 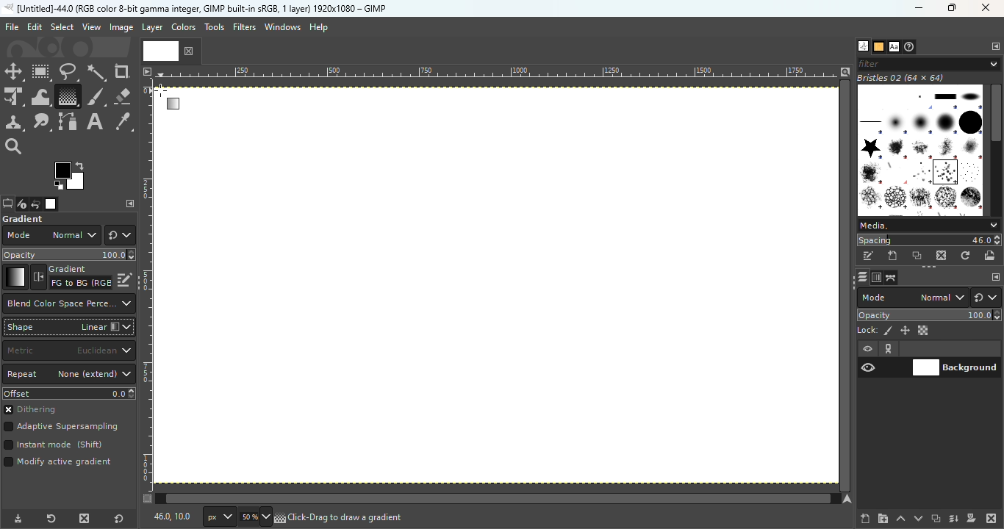 I want to click on Delete tool preset, so click(x=81, y=519).